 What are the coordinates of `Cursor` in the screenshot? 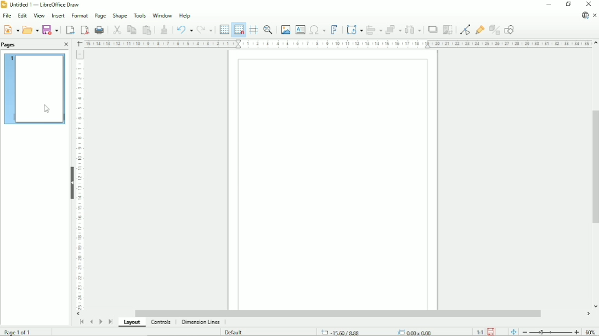 It's located at (48, 109).